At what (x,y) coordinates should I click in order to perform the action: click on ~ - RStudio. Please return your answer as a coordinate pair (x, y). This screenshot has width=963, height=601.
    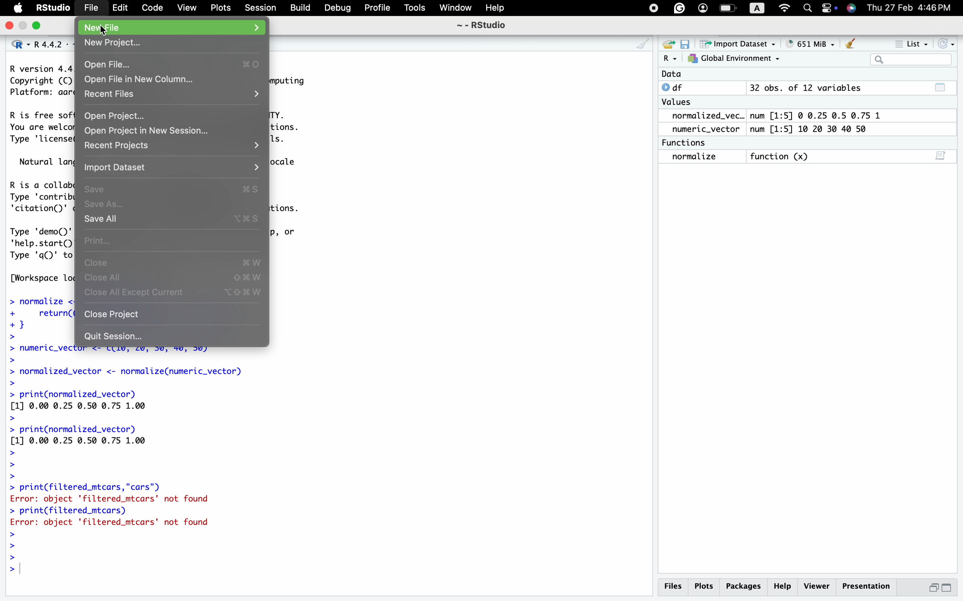
    Looking at the image, I should click on (482, 27).